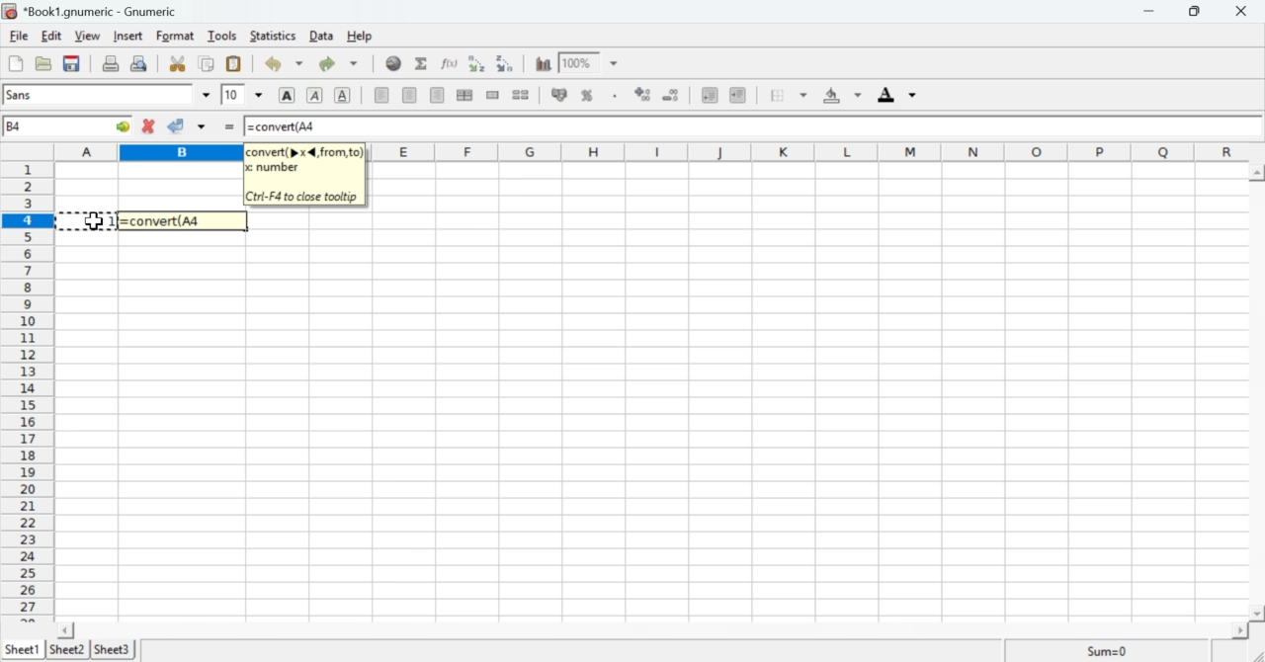 The width and height of the screenshot is (1265, 662). I want to click on Sort into ascending, so click(478, 64).